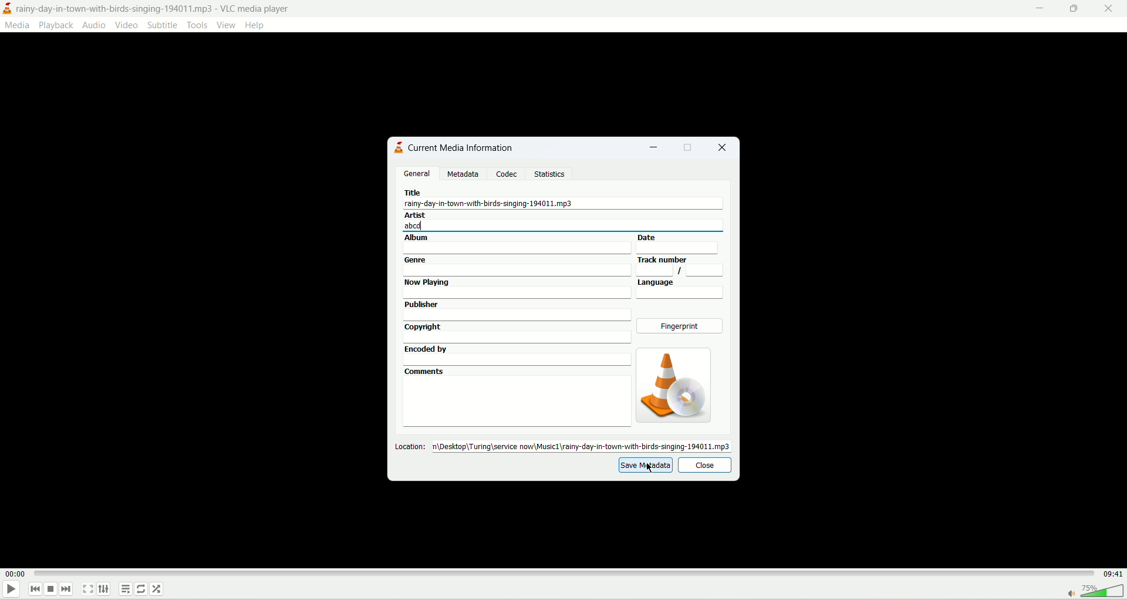  Describe the element at coordinates (726, 147) in the screenshot. I see `close` at that location.